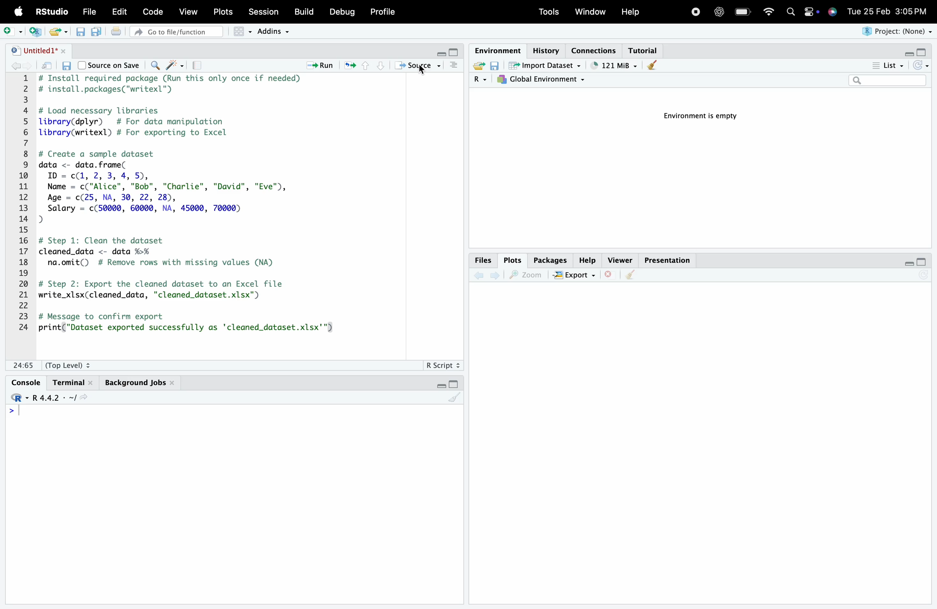 The image size is (937, 609). Describe the element at coordinates (421, 72) in the screenshot. I see `Cursor` at that location.